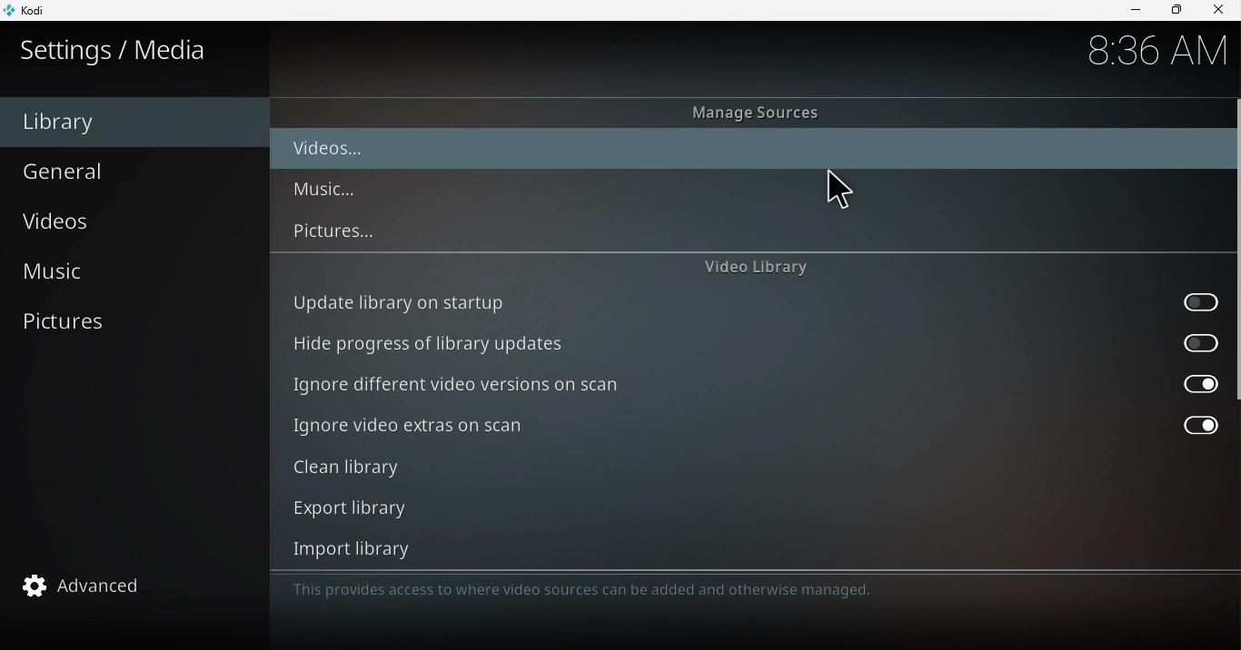 This screenshot has height=650, width=1241. I want to click on Library, so click(132, 122).